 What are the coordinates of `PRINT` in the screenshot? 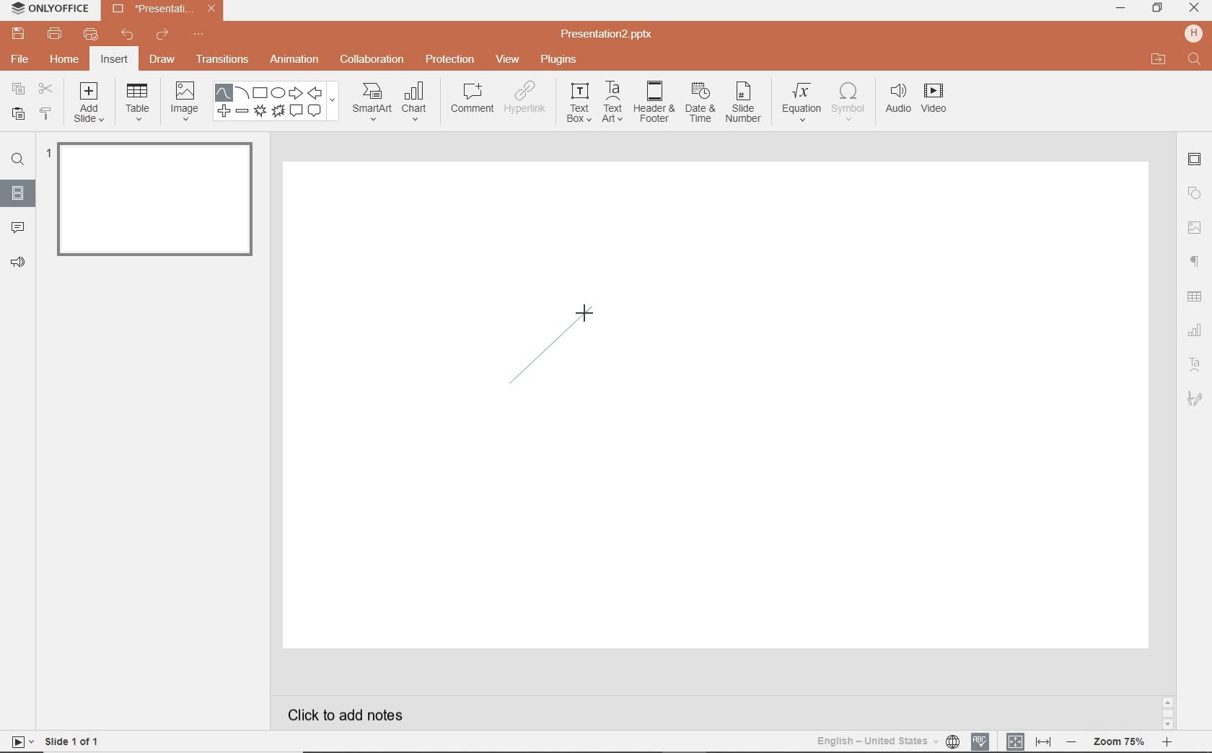 It's located at (54, 33).